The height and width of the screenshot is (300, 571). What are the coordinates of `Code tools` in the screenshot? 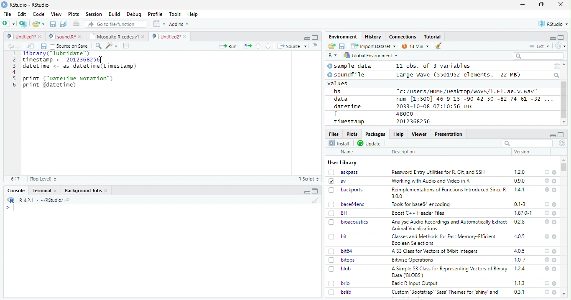 It's located at (111, 46).